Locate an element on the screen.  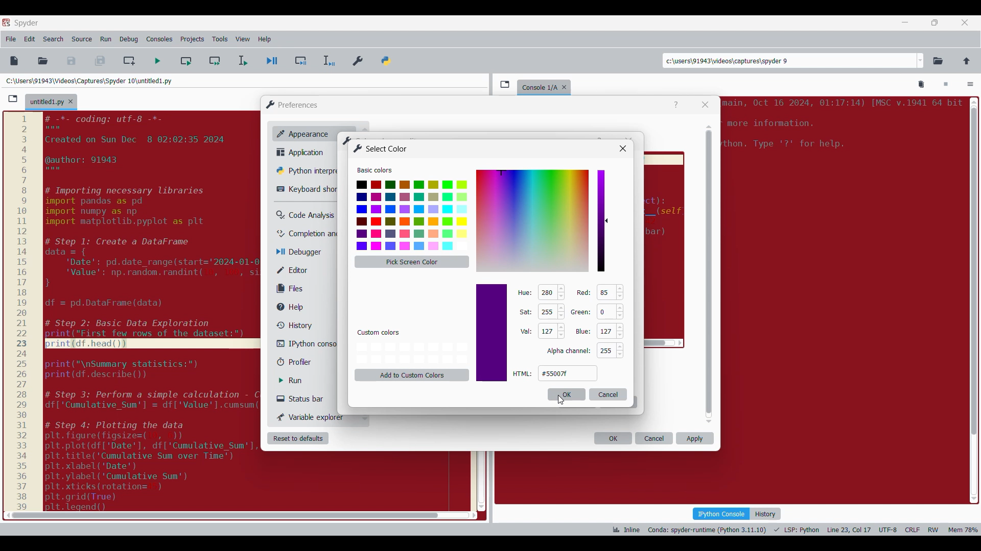
Close is located at coordinates (705, 105).